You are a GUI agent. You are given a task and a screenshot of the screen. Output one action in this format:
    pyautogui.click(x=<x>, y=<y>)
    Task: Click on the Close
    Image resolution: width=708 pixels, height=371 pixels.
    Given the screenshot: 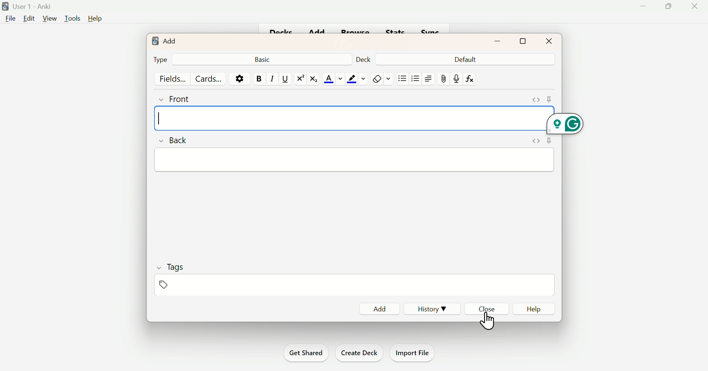 What is the action you would take?
    pyautogui.click(x=489, y=317)
    